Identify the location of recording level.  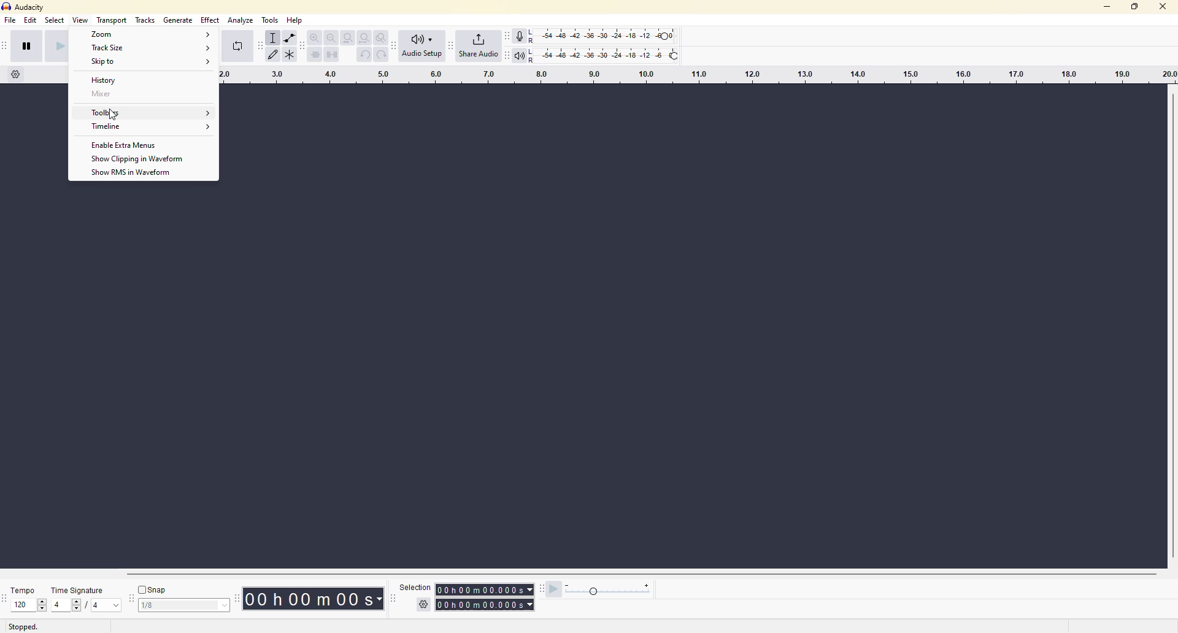
(604, 34).